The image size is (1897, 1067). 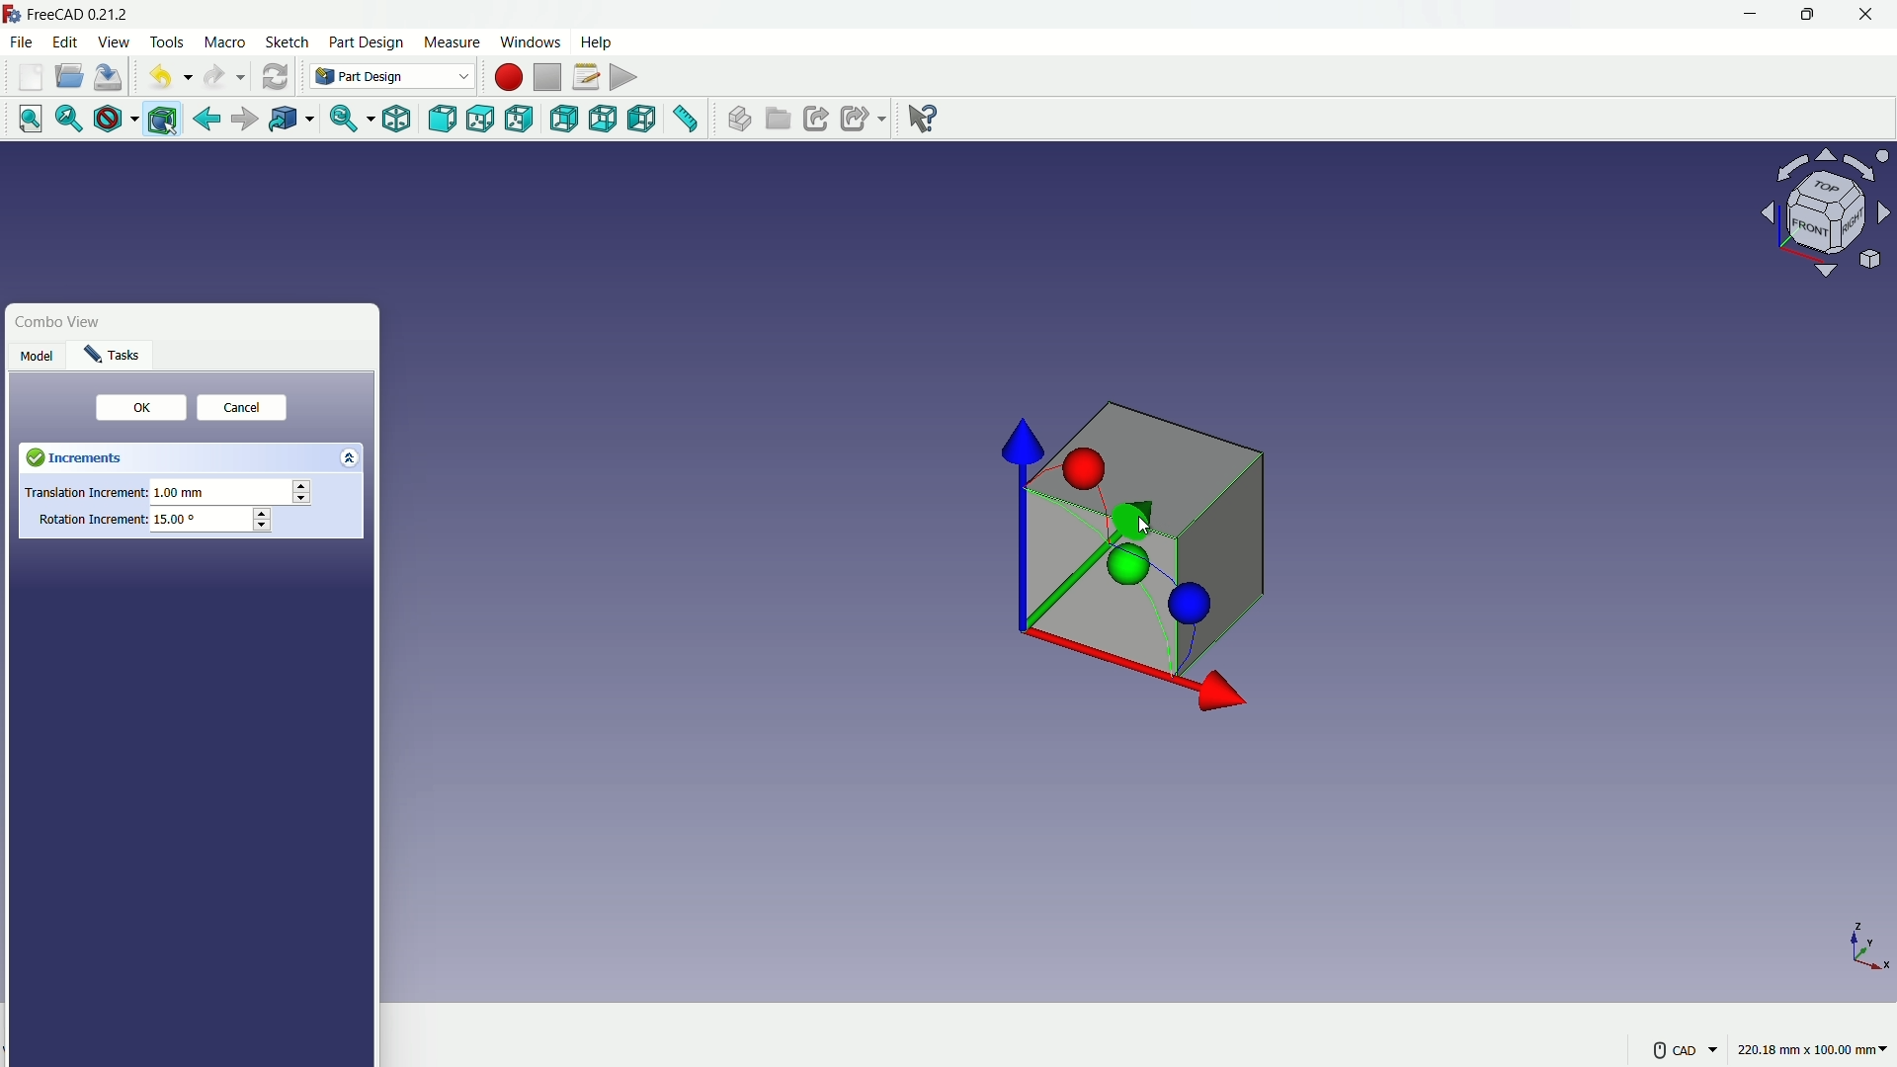 I want to click on save file, so click(x=111, y=78).